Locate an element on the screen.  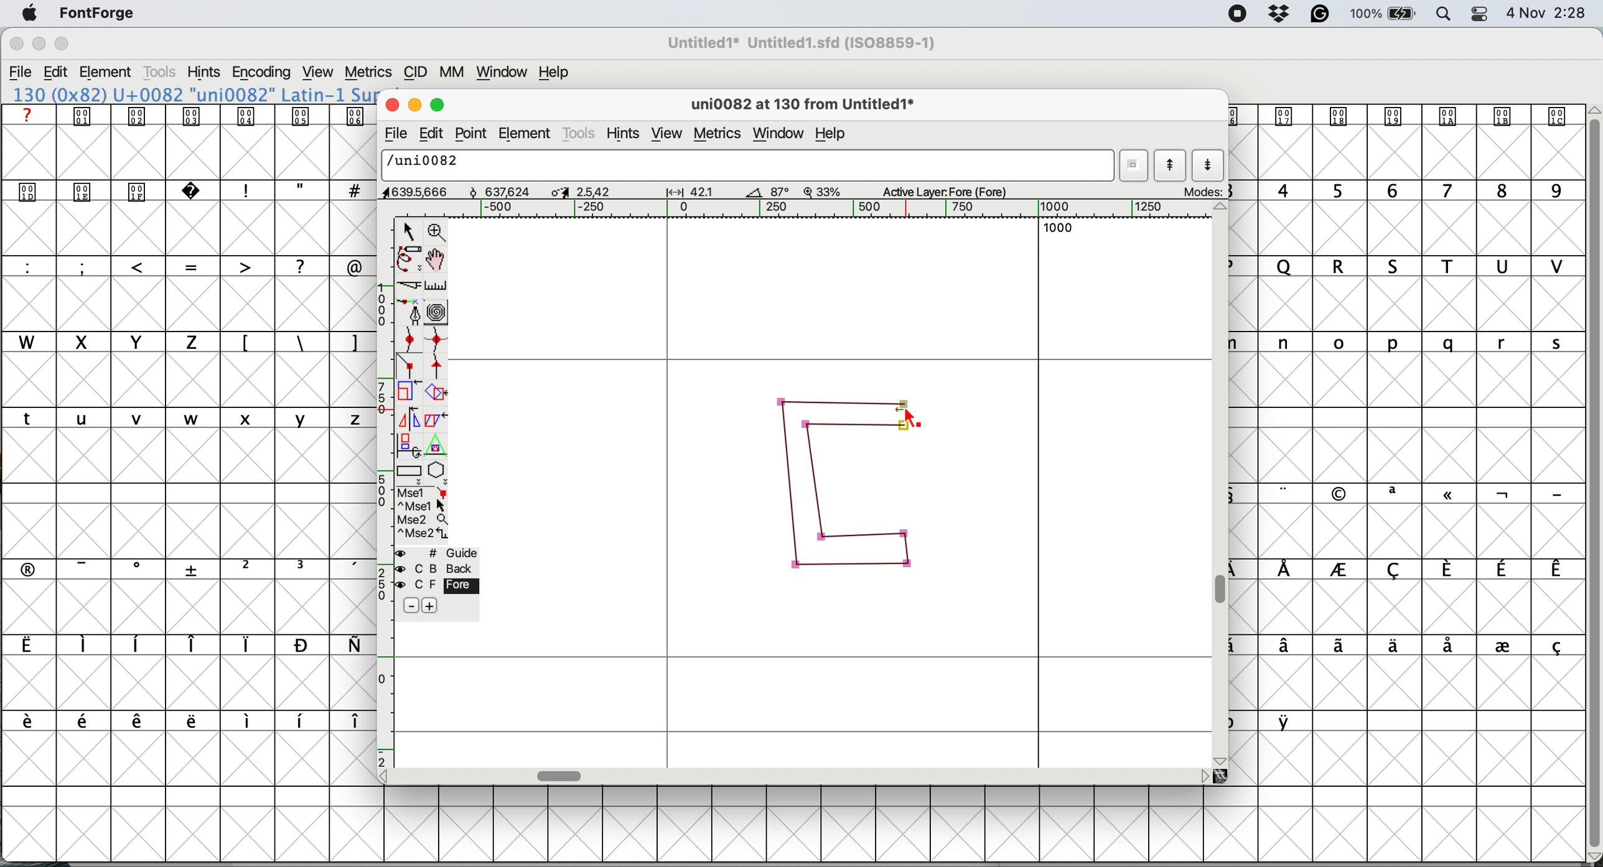
selections is located at coordinates (424, 515).